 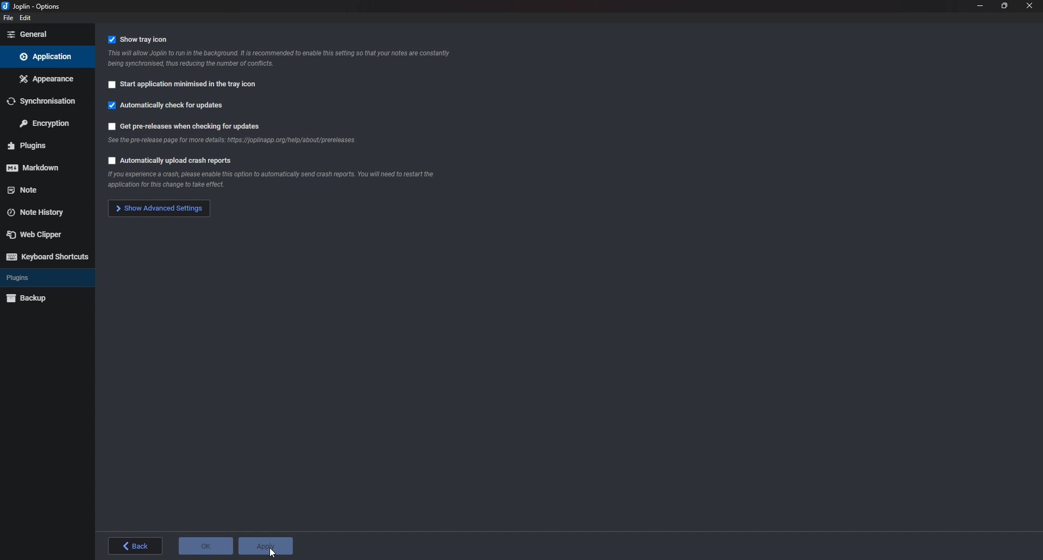 I want to click on edit, so click(x=27, y=18).